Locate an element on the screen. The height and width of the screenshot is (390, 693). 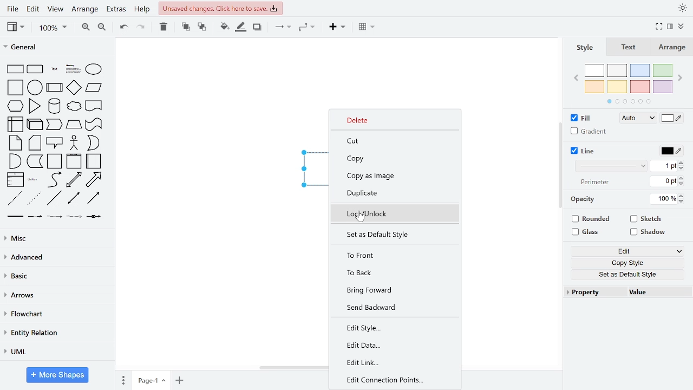
increase perimeter is located at coordinates (683, 178).